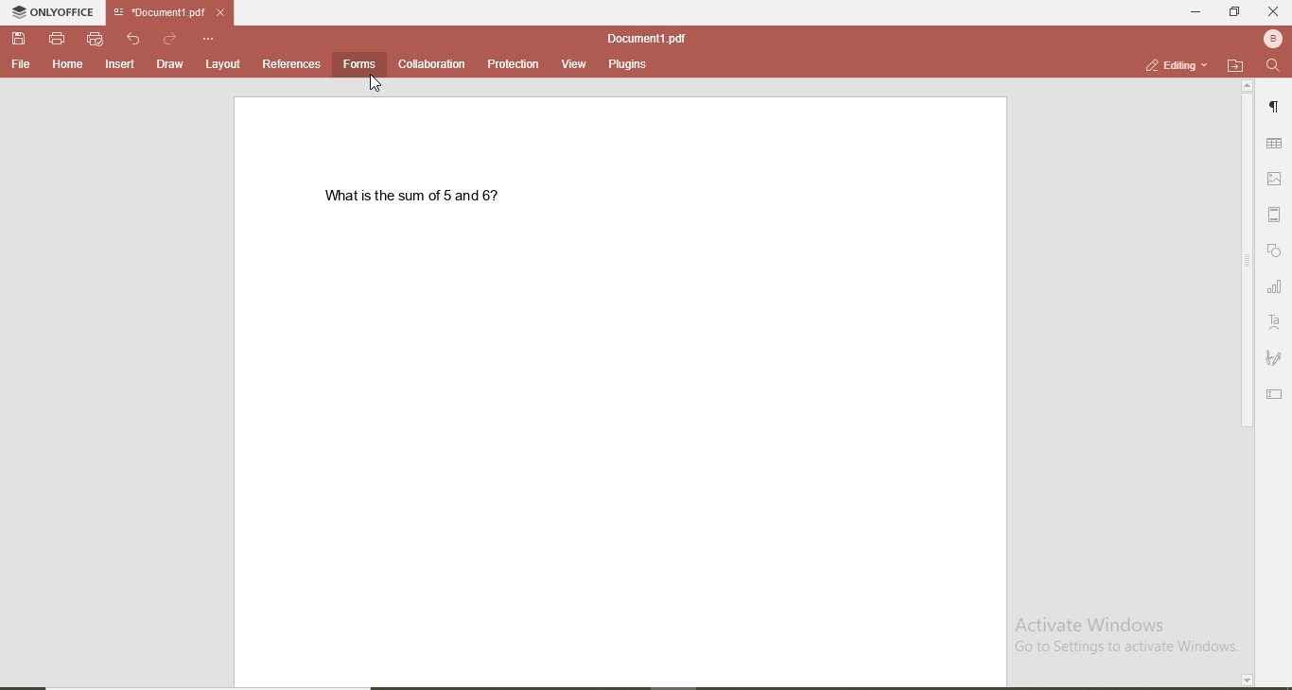 This screenshot has height=690, width=1292. What do you see at coordinates (1247, 85) in the screenshot?
I see `page up` at bounding box center [1247, 85].